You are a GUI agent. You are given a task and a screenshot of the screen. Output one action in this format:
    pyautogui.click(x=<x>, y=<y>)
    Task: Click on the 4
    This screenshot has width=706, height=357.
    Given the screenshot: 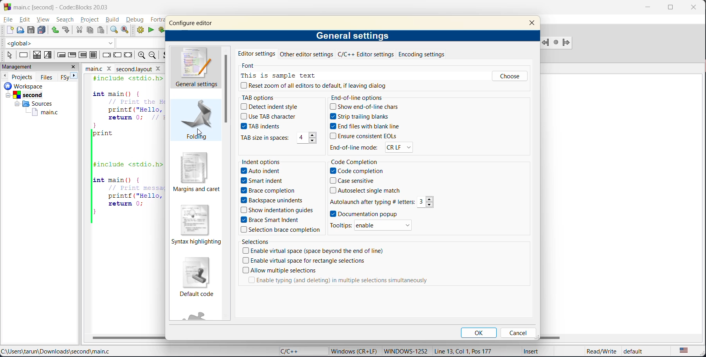 What is the action you would take?
    pyautogui.click(x=307, y=137)
    